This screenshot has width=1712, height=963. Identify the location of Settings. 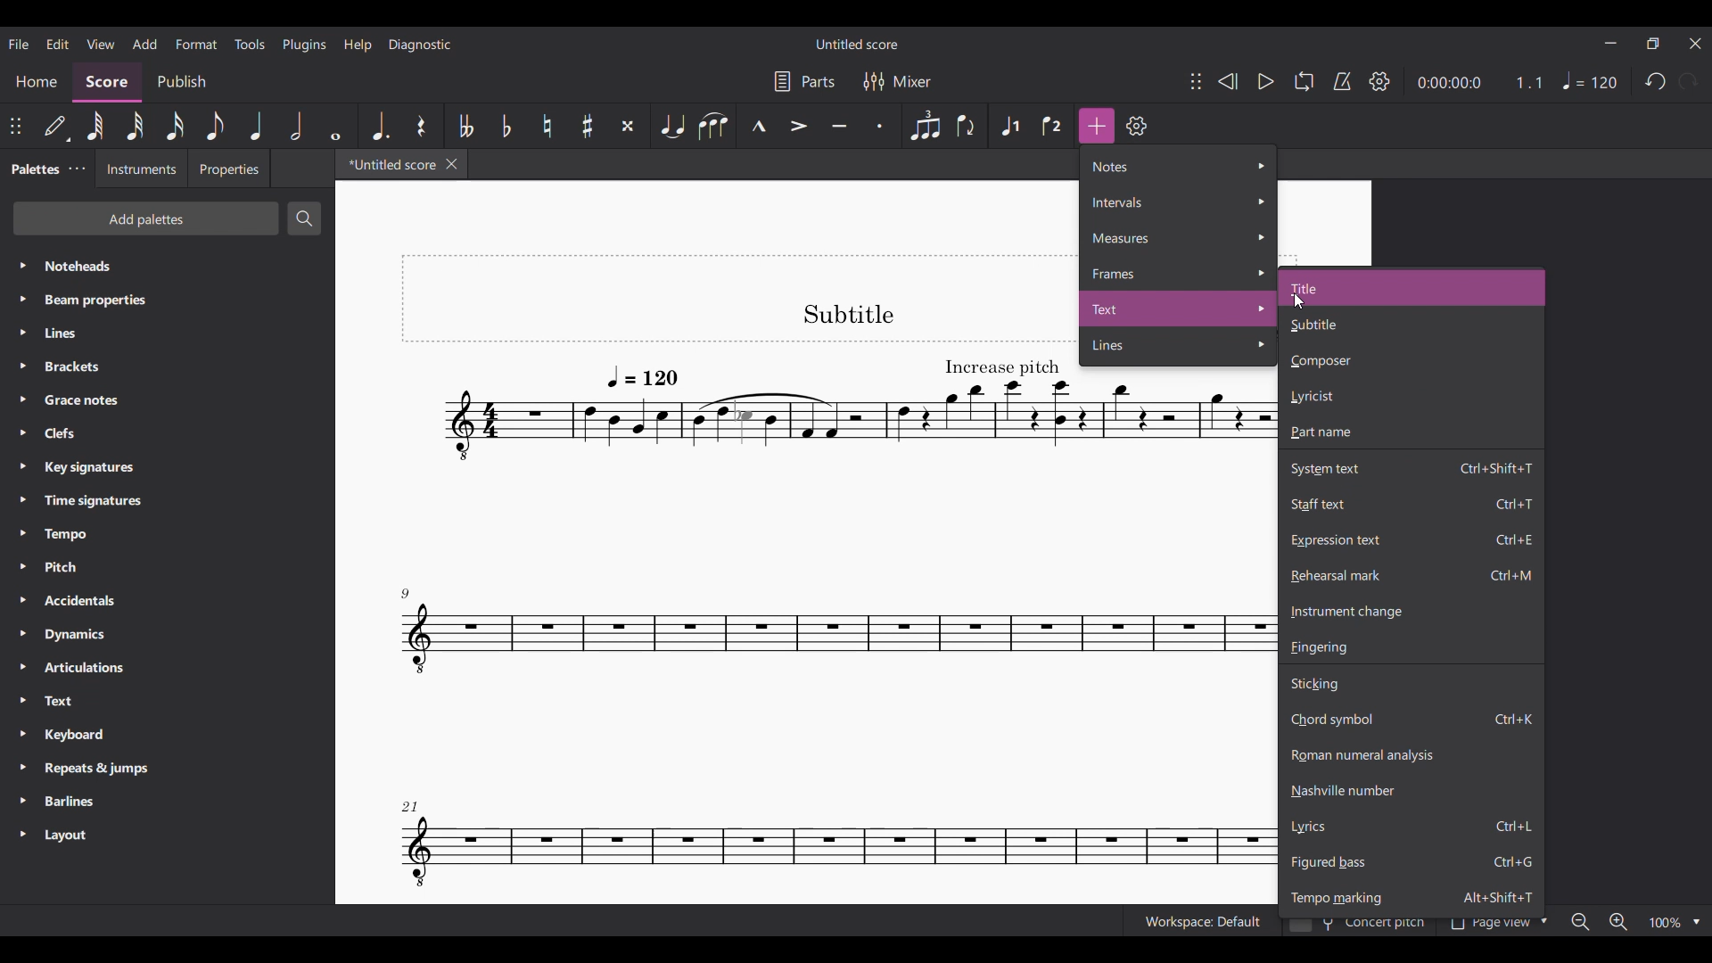
(1137, 126).